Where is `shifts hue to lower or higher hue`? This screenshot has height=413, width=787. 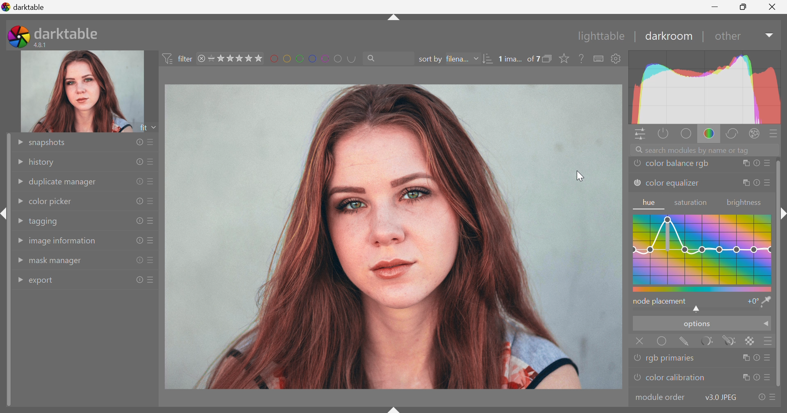
shifts hue to lower or higher hue is located at coordinates (698, 309).